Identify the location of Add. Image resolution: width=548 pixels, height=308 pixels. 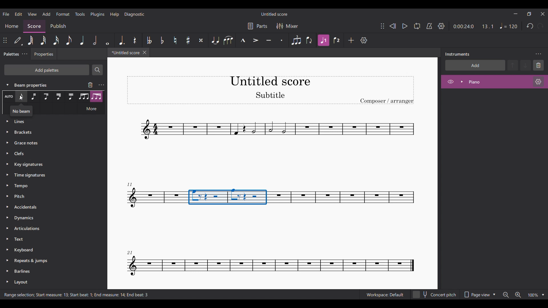
(351, 40).